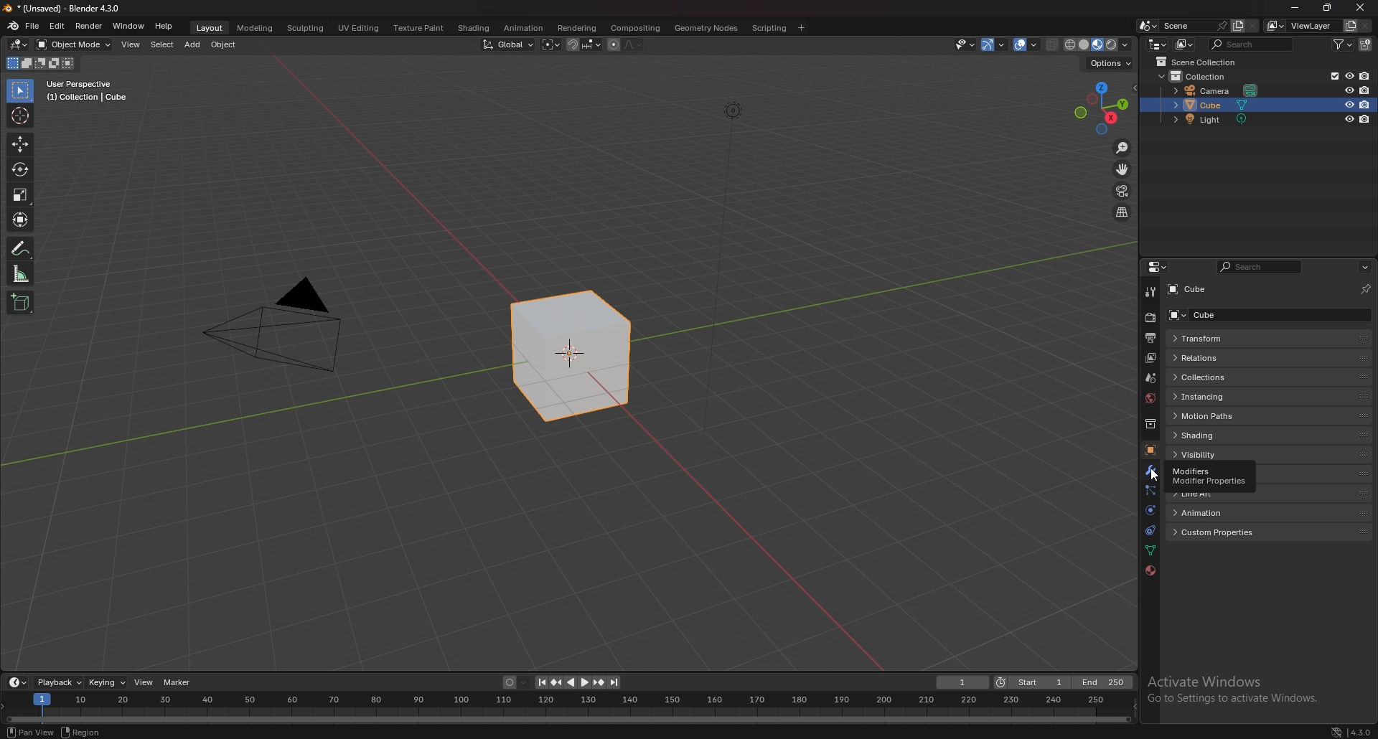  What do you see at coordinates (162, 44) in the screenshot?
I see `select` at bounding box center [162, 44].